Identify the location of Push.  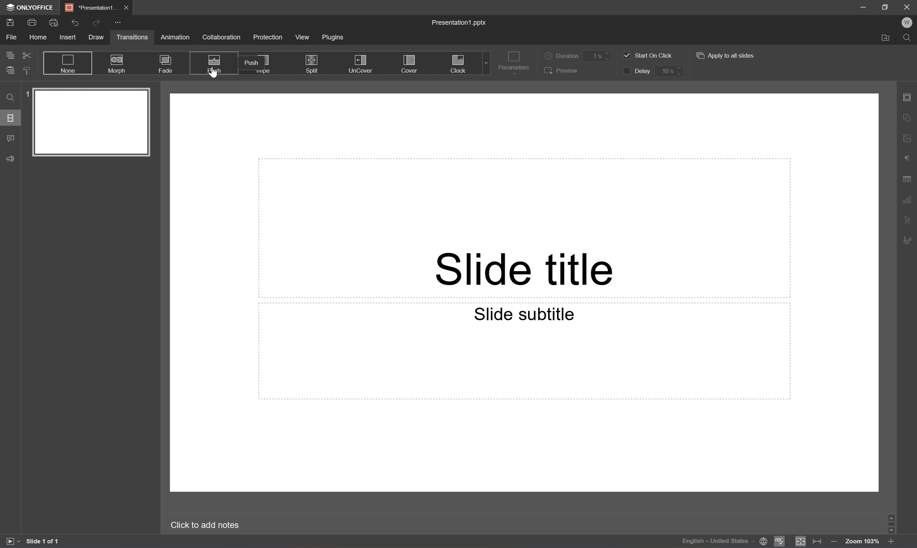
(250, 63).